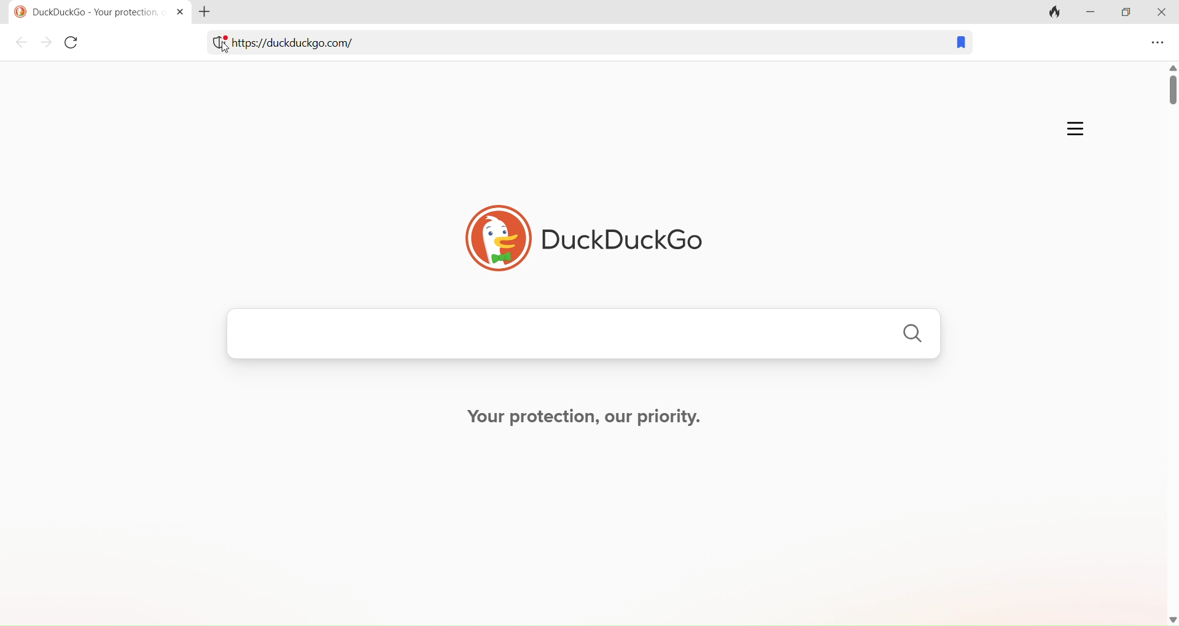 The image size is (1179, 626). What do you see at coordinates (216, 45) in the screenshot?
I see `web protection` at bounding box center [216, 45].